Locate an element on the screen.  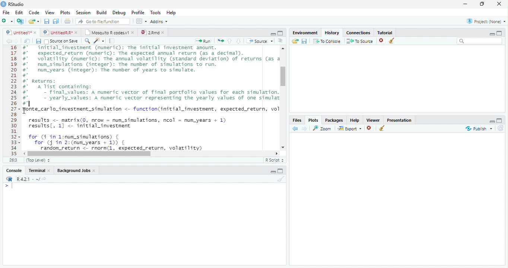
publish is located at coordinates (479, 128).